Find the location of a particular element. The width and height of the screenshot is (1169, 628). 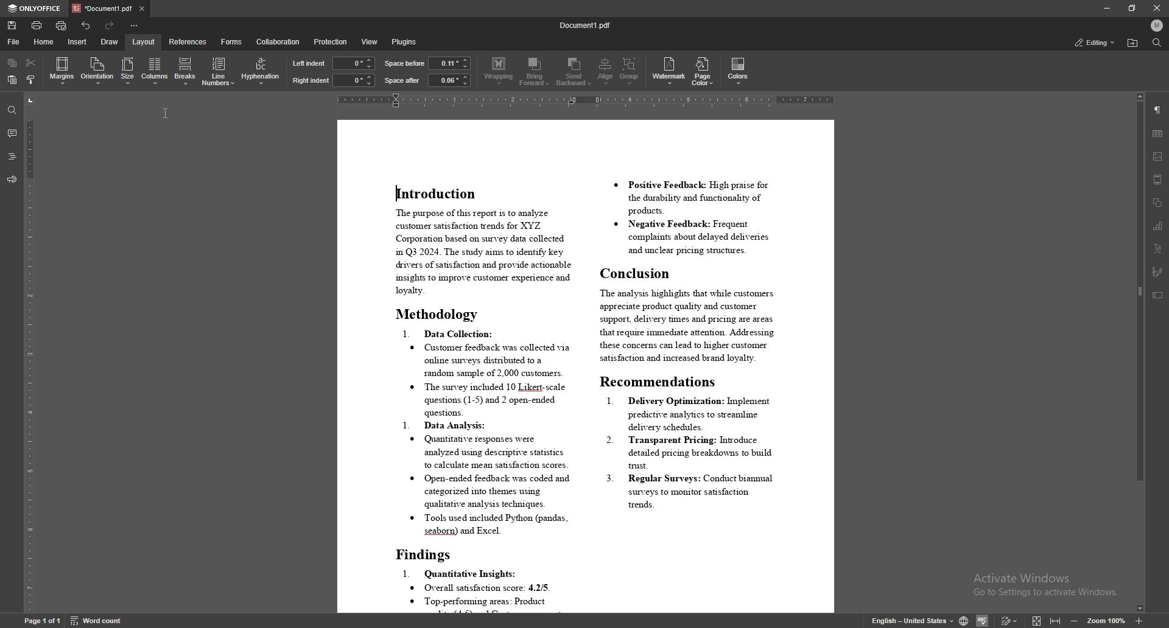

left indent input is located at coordinates (354, 63).